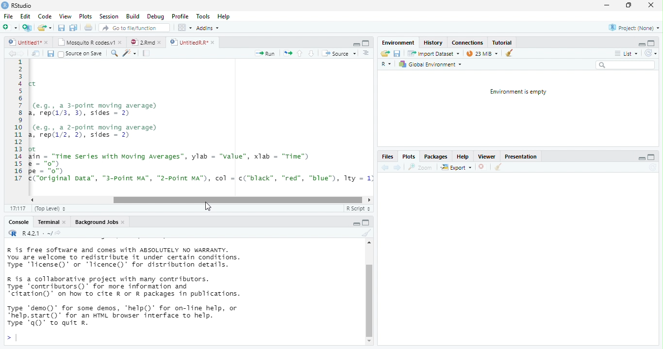  Describe the element at coordinates (11, 338) in the screenshot. I see `>` at that location.